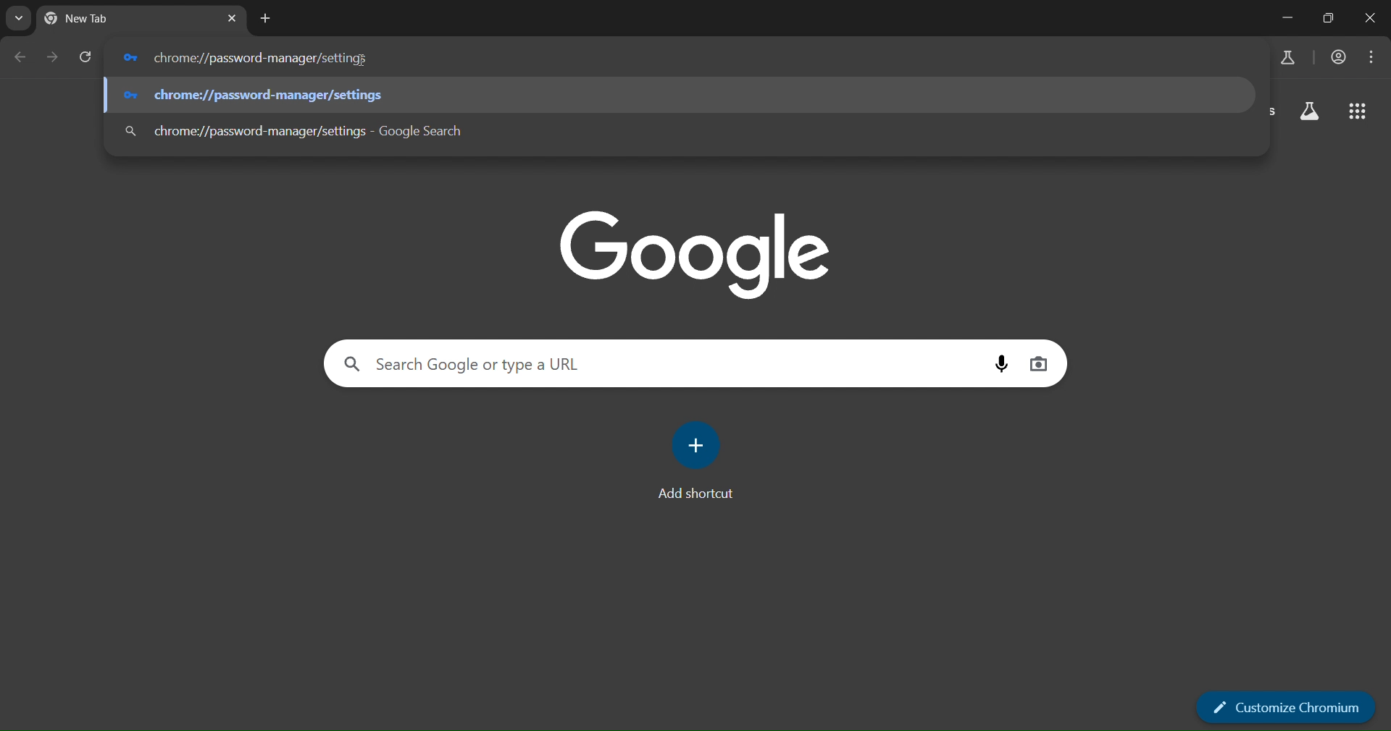  What do you see at coordinates (1372, 57) in the screenshot?
I see `menu` at bounding box center [1372, 57].